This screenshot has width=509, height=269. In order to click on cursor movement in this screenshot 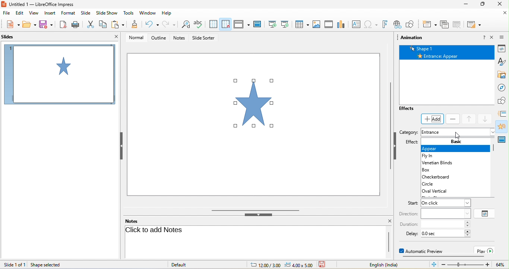, I will do `click(459, 135)`.